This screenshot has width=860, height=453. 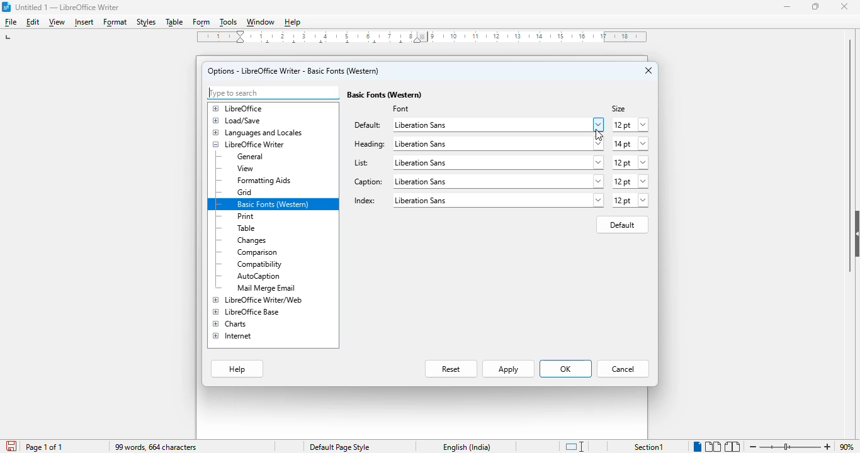 What do you see at coordinates (630, 200) in the screenshot?
I see `12 pt` at bounding box center [630, 200].